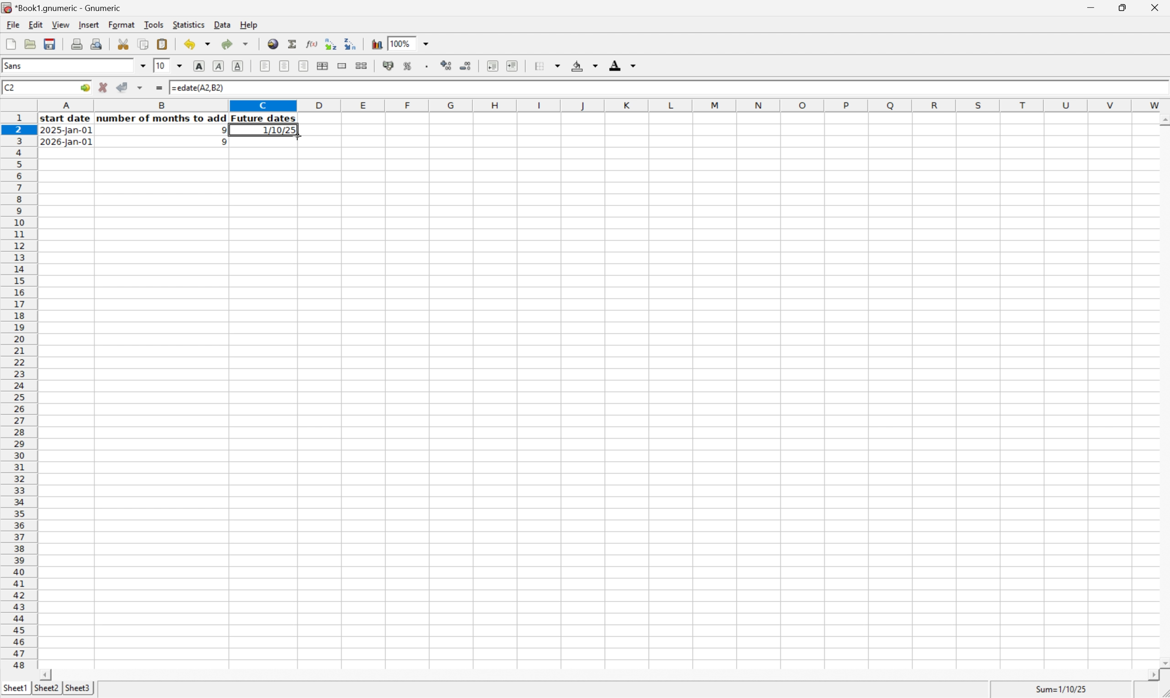 The height and width of the screenshot is (698, 1170). I want to click on View, so click(60, 24).